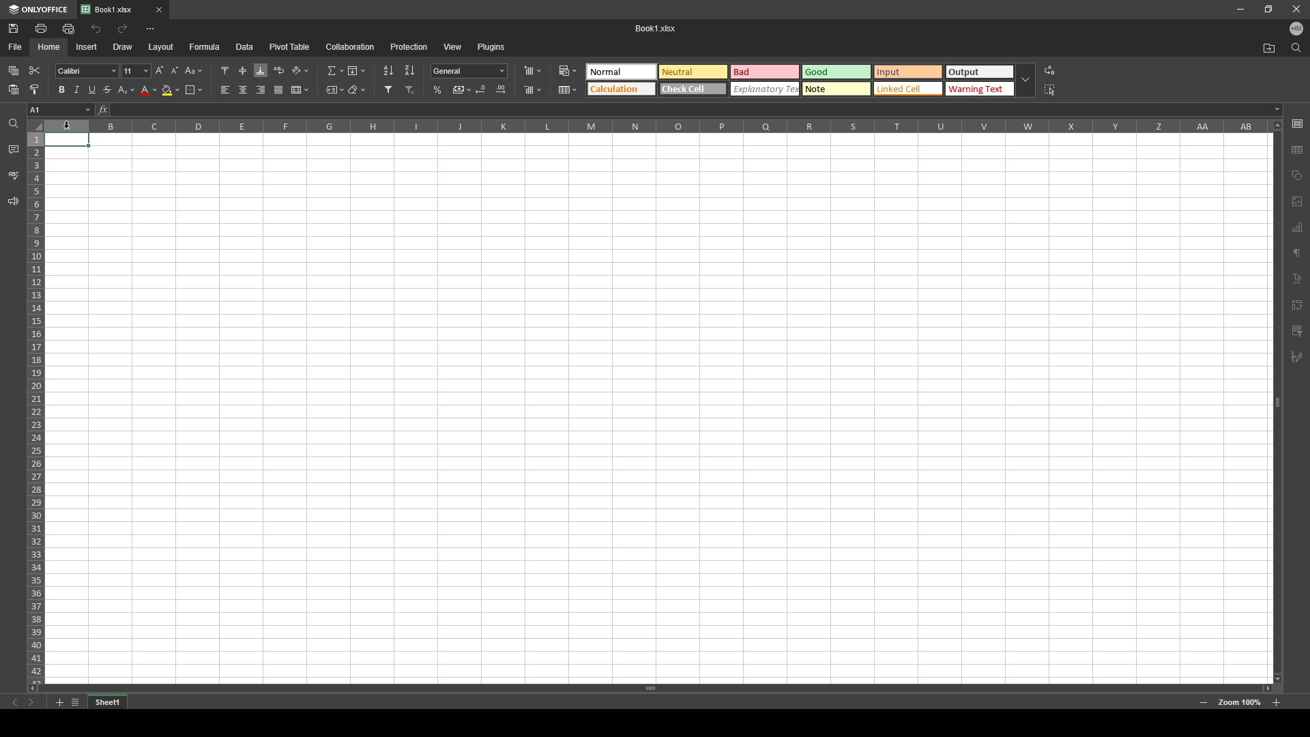  I want to click on charts, so click(1299, 228).